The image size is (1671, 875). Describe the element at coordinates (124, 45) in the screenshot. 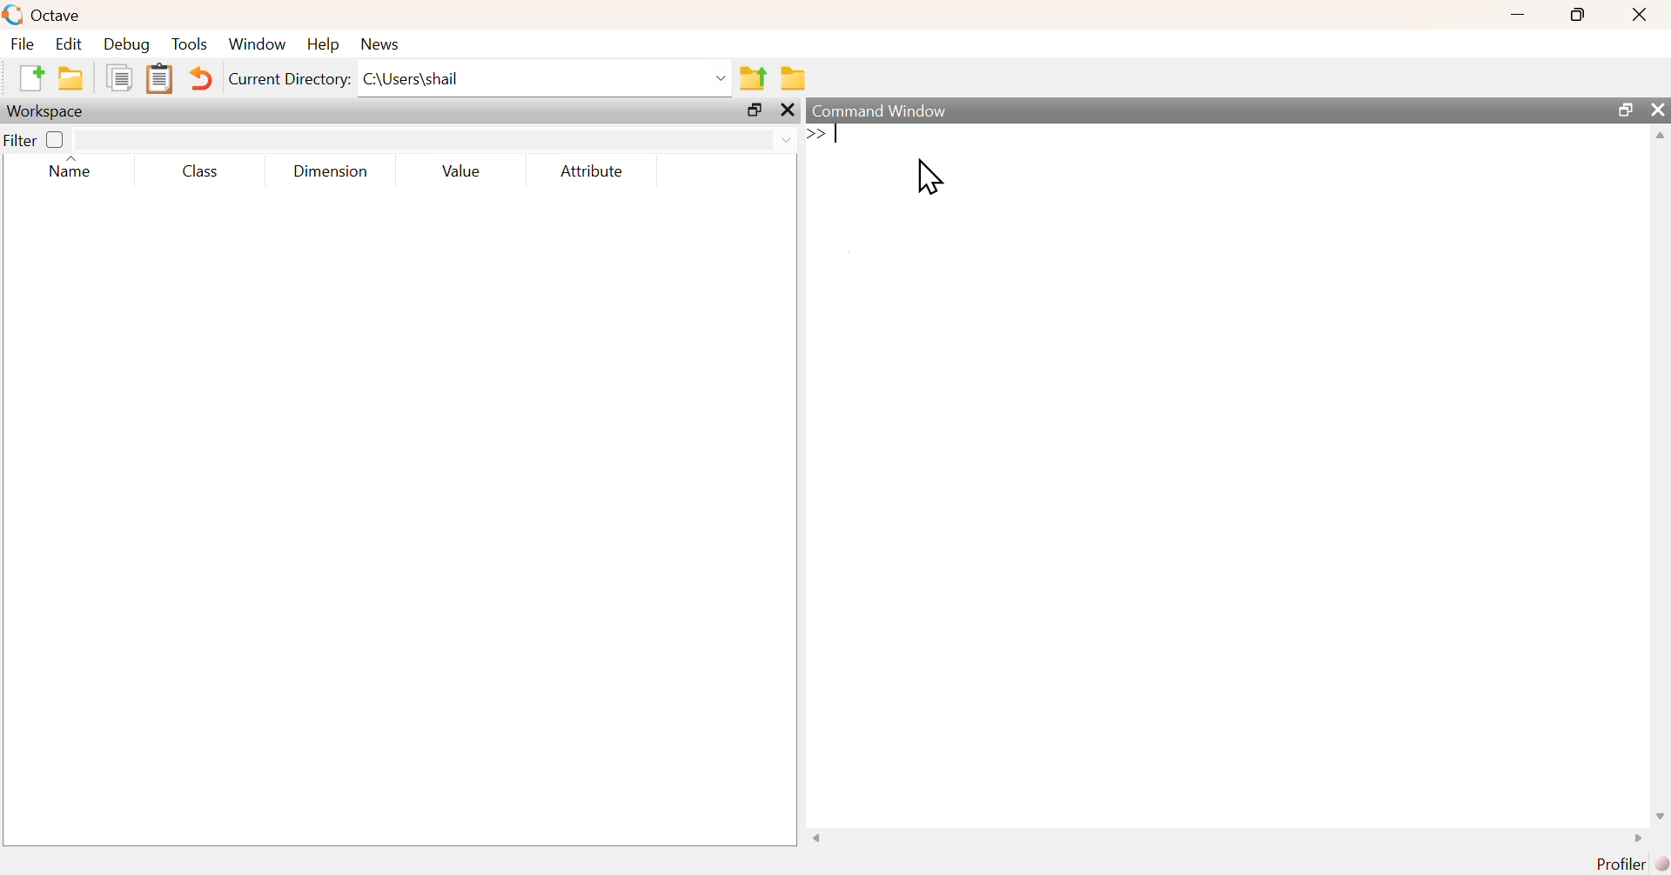

I see `Debug` at that location.